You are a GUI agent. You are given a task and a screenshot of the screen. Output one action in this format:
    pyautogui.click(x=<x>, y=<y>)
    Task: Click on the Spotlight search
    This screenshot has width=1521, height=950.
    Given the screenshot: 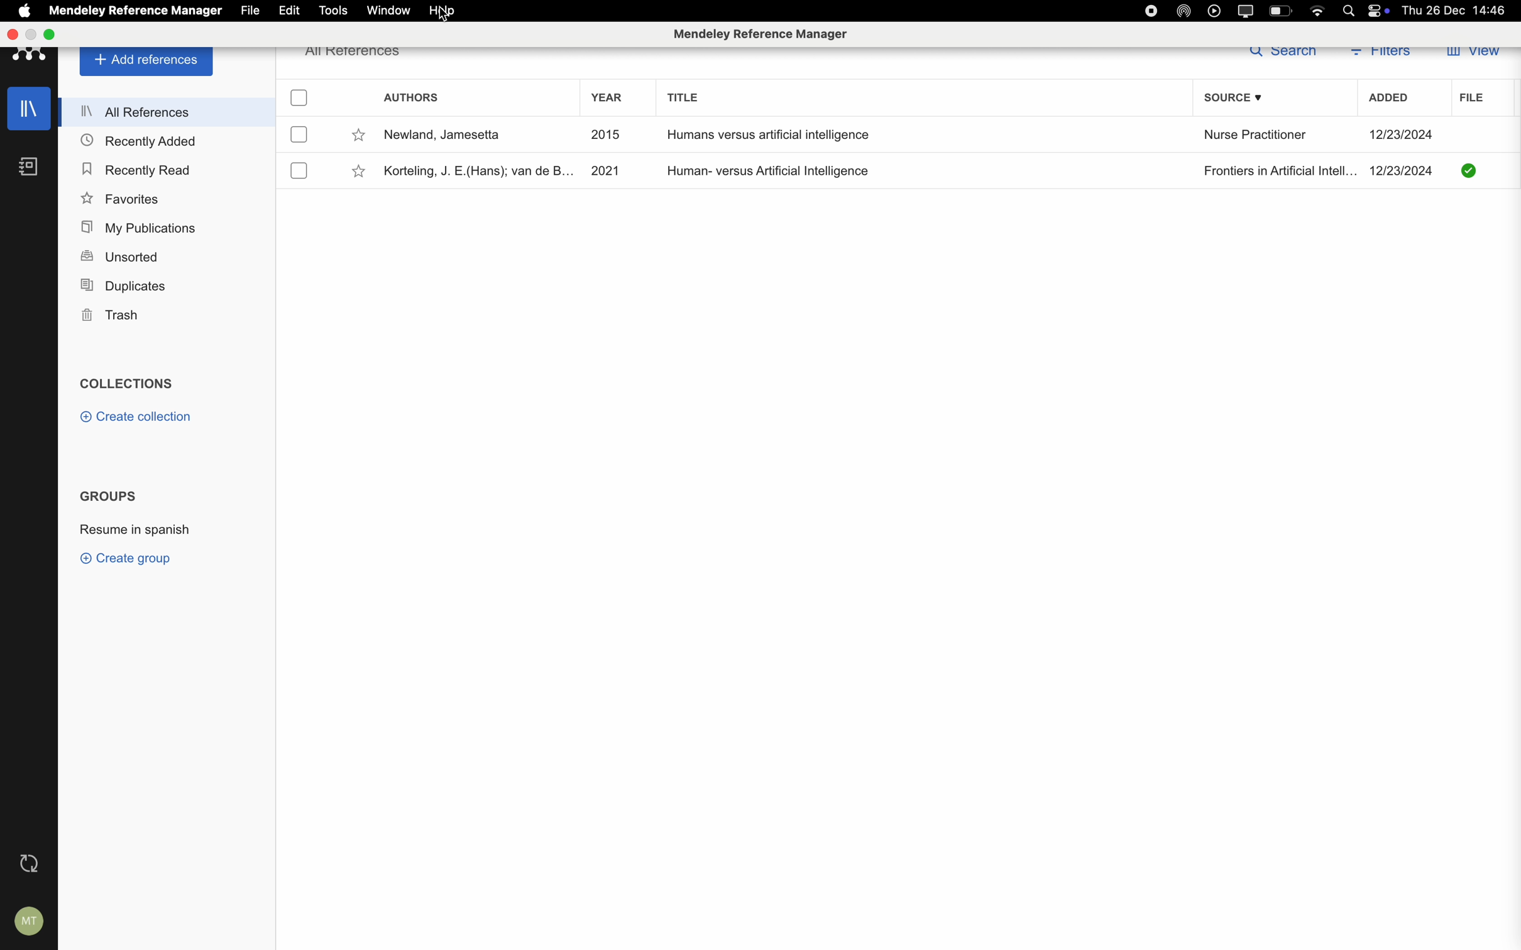 What is the action you would take?
    pyautogui.click(x=1347, y=9)
    